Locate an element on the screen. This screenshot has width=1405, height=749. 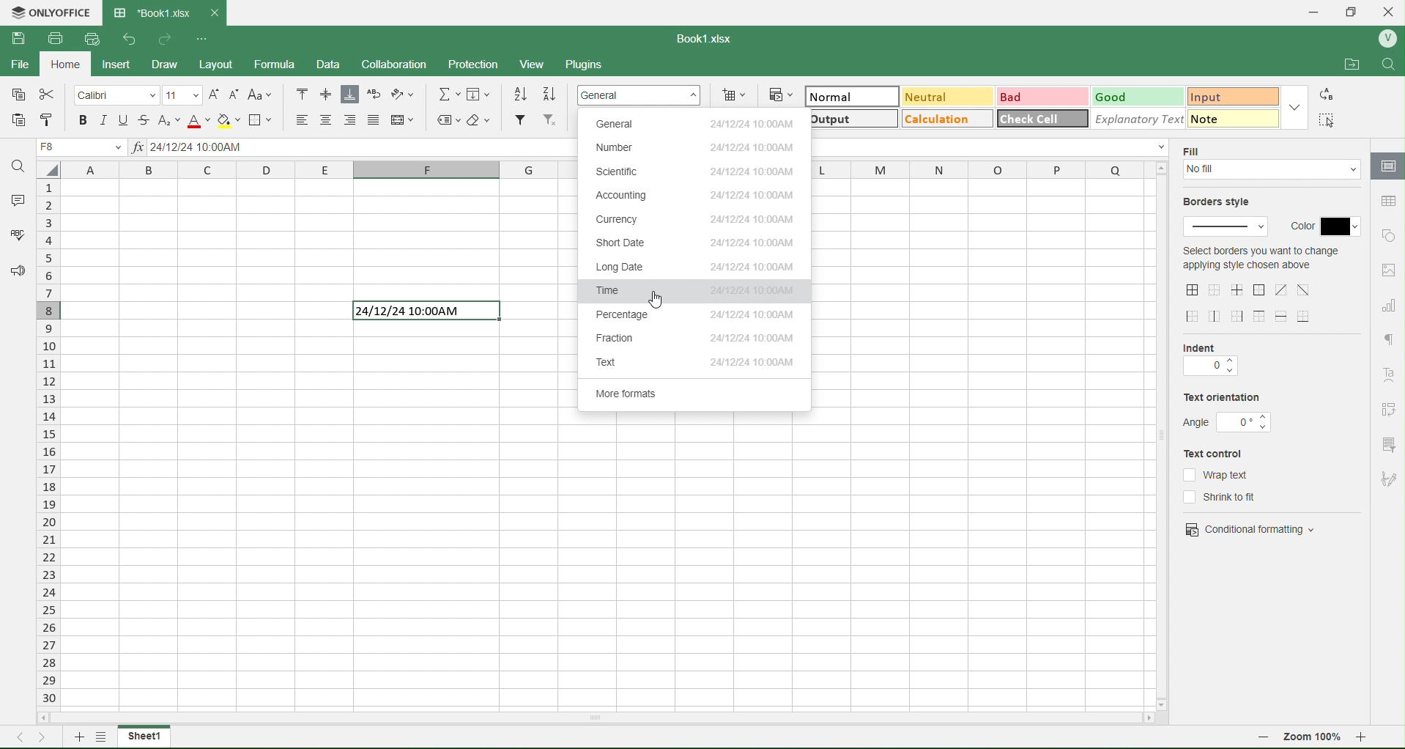
Number is located at coordinates (708, 150).